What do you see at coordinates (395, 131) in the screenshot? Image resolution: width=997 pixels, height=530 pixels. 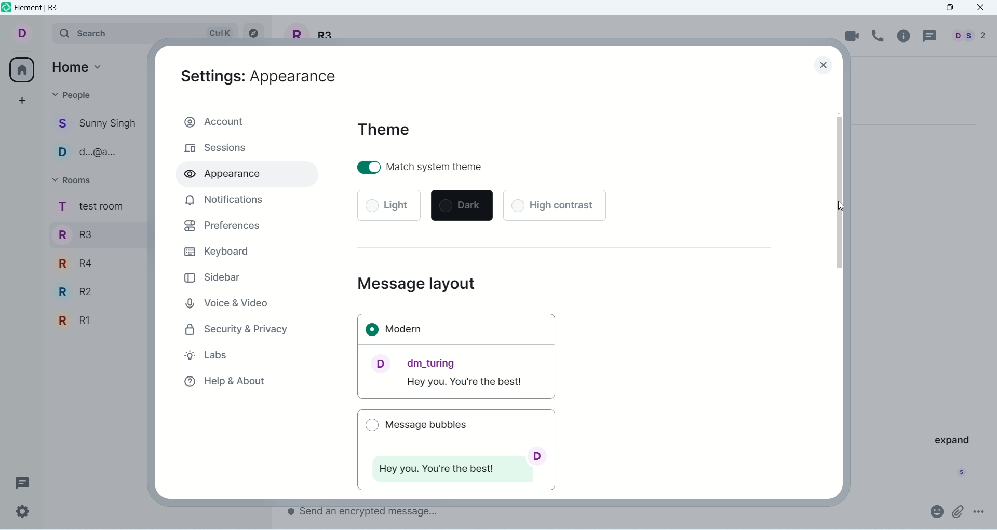 I see `theme` at bounding box center [395, 131].